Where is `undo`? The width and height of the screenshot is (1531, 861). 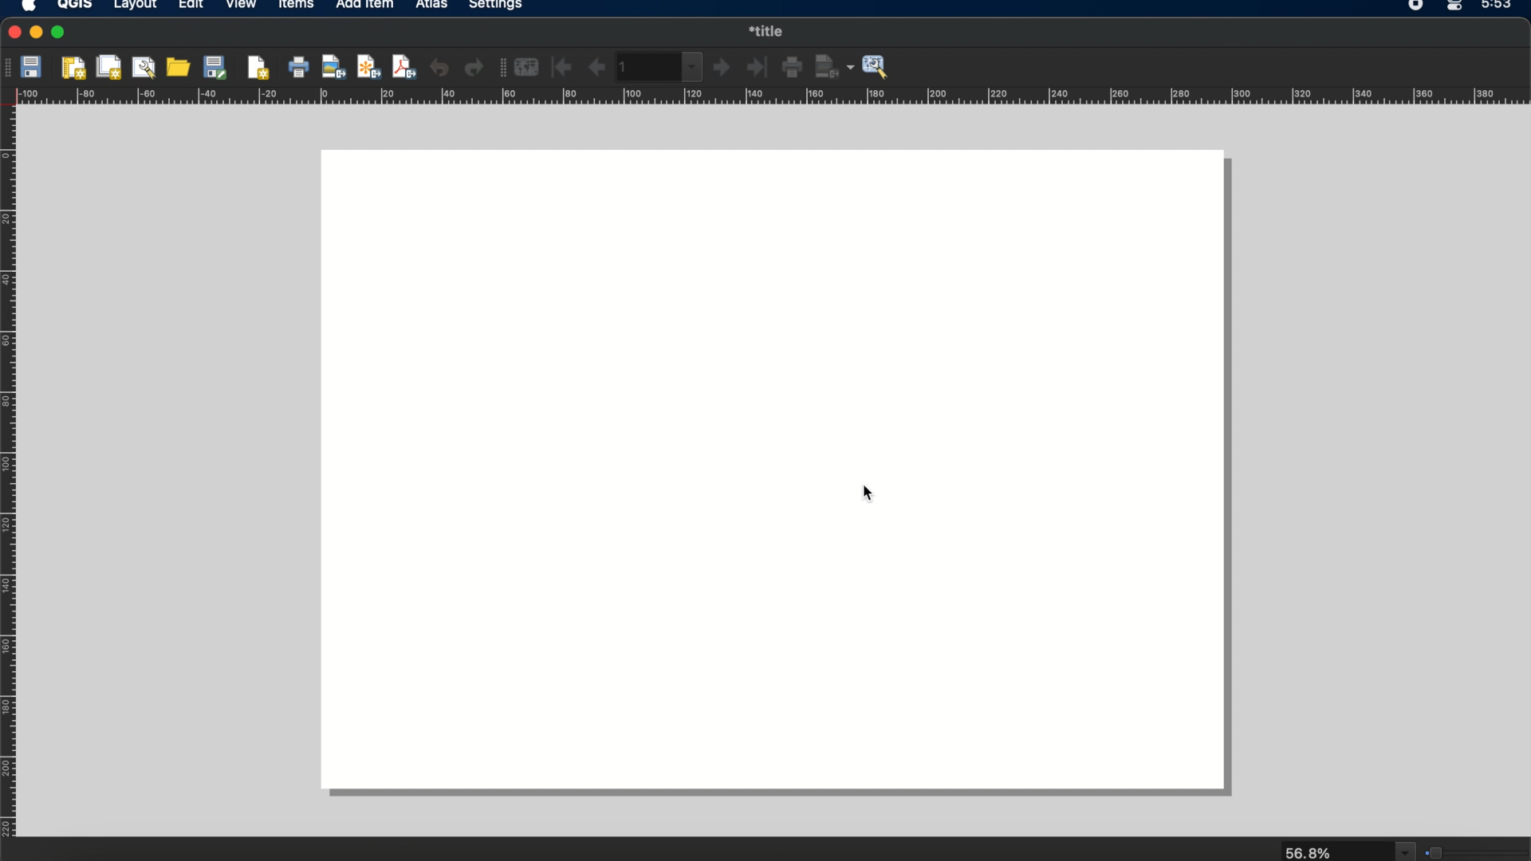
undo is located at coordinates (439, 66).